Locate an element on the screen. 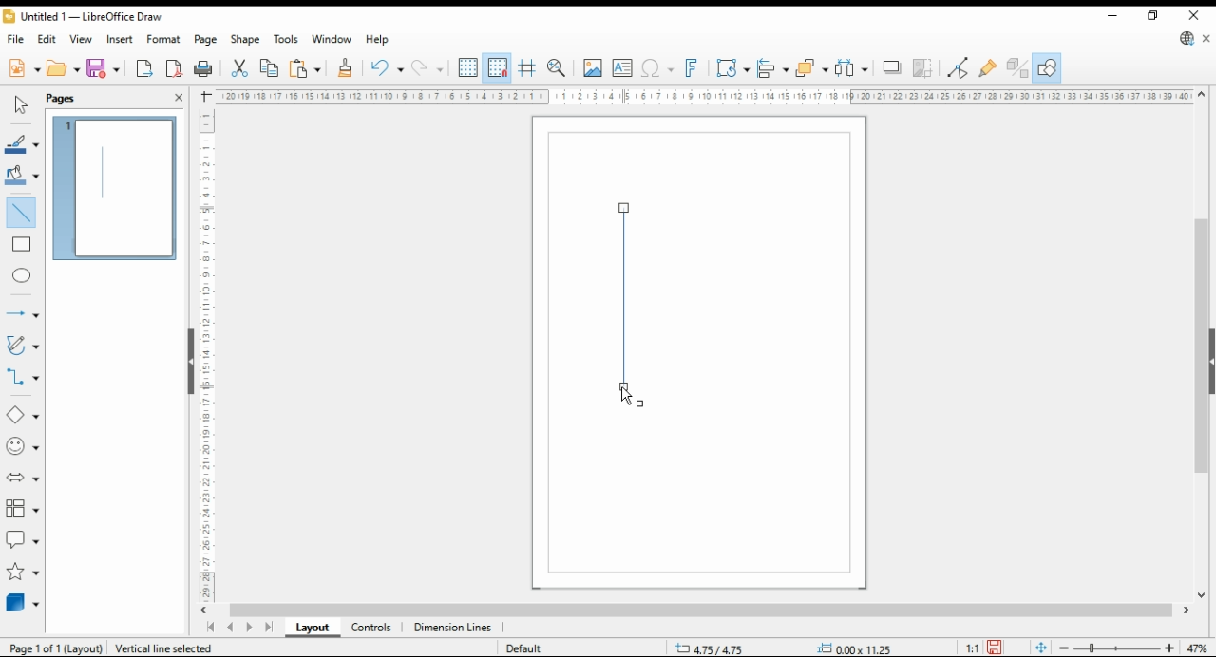 Image resolution: width=1216 pixels, height=657 pixels. flowchart is located at coordinates (23, 510).